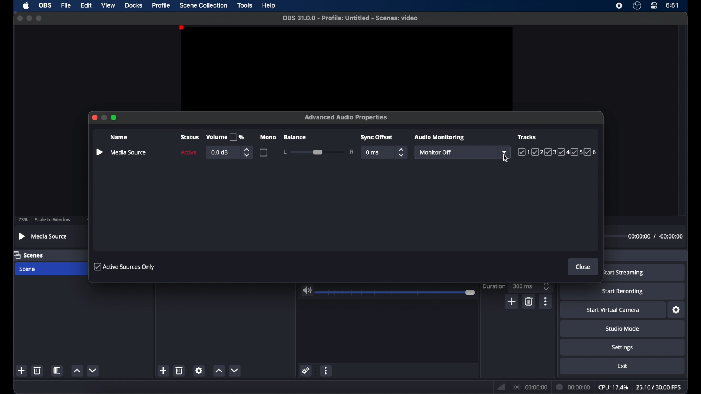 Image resolution: width=701 pixels, height=394 pixels. I want to click on name, so click(119, 137).